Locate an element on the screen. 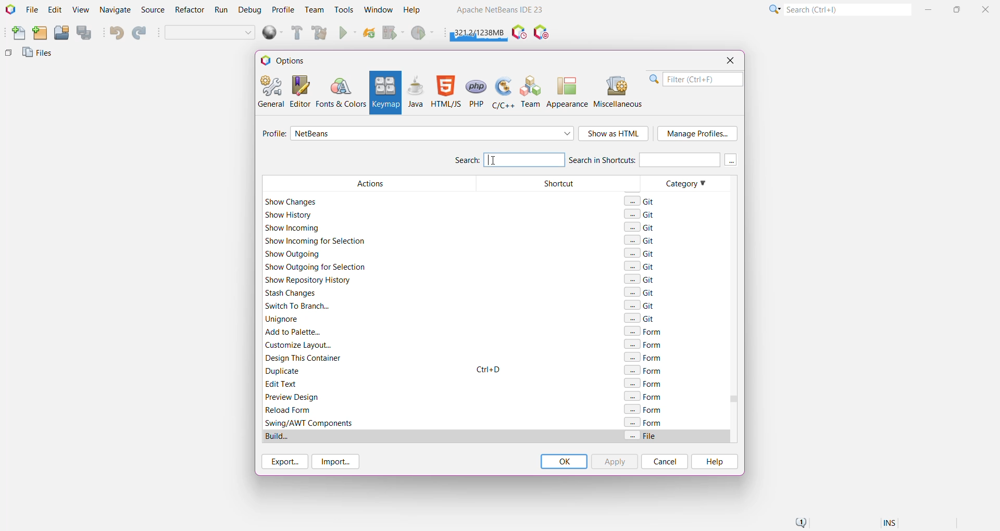 Image resolution: width=1000 pixels, height=531 pixels. Show as HTML is located at coordinates (614, 134).